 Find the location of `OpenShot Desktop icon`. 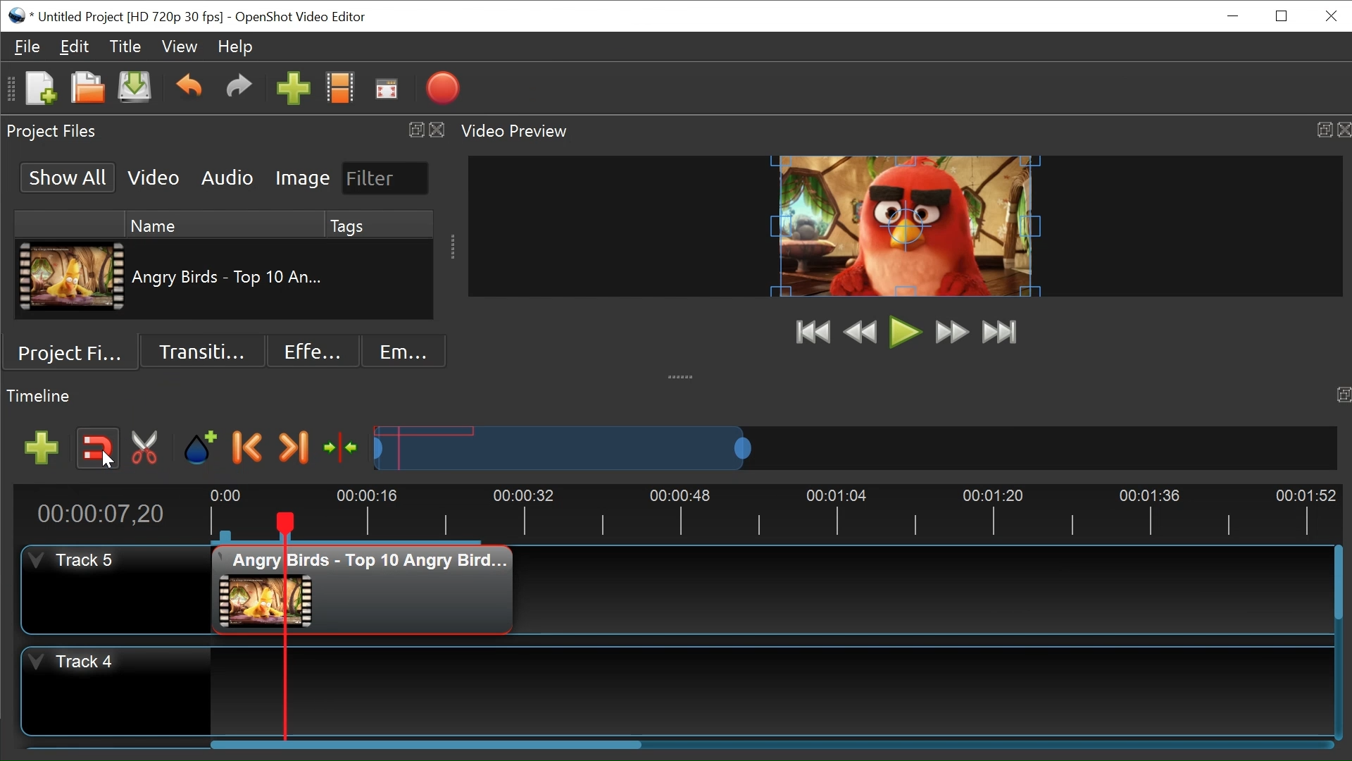

OpenShot Desktop icon is located at coordinates (15, 16).